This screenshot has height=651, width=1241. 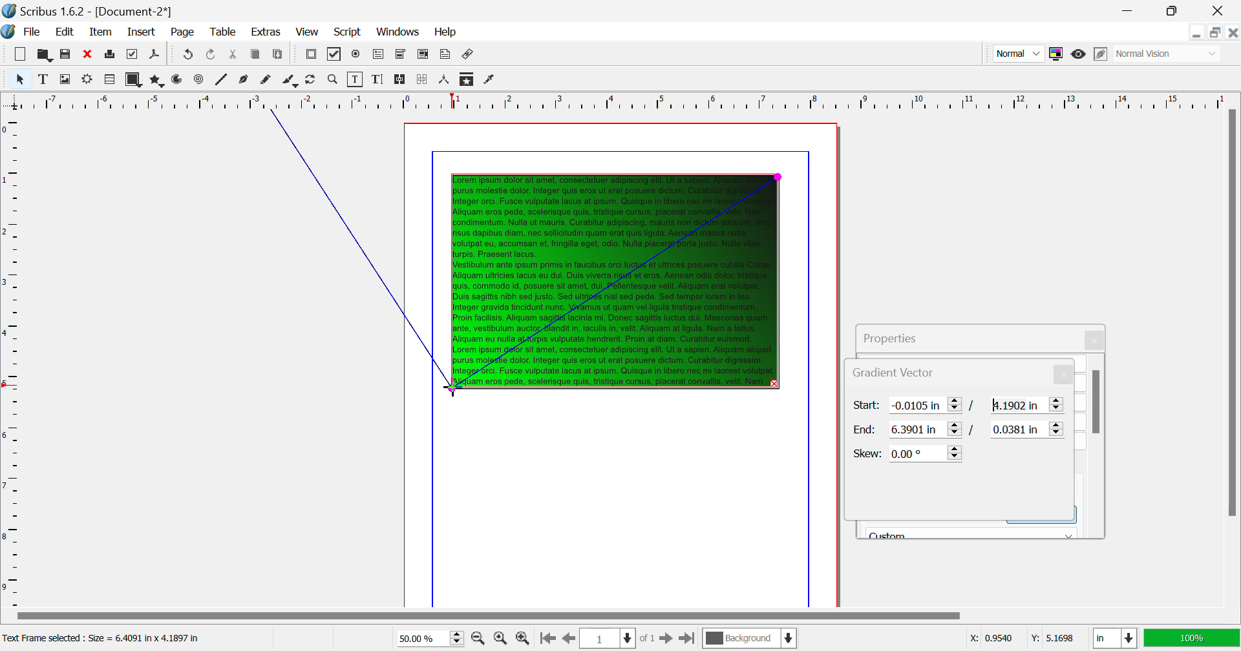 What do you see at coordinates (109, 80) in the screenshot?
I see `Render Frame` at bounding box center [109, 80].